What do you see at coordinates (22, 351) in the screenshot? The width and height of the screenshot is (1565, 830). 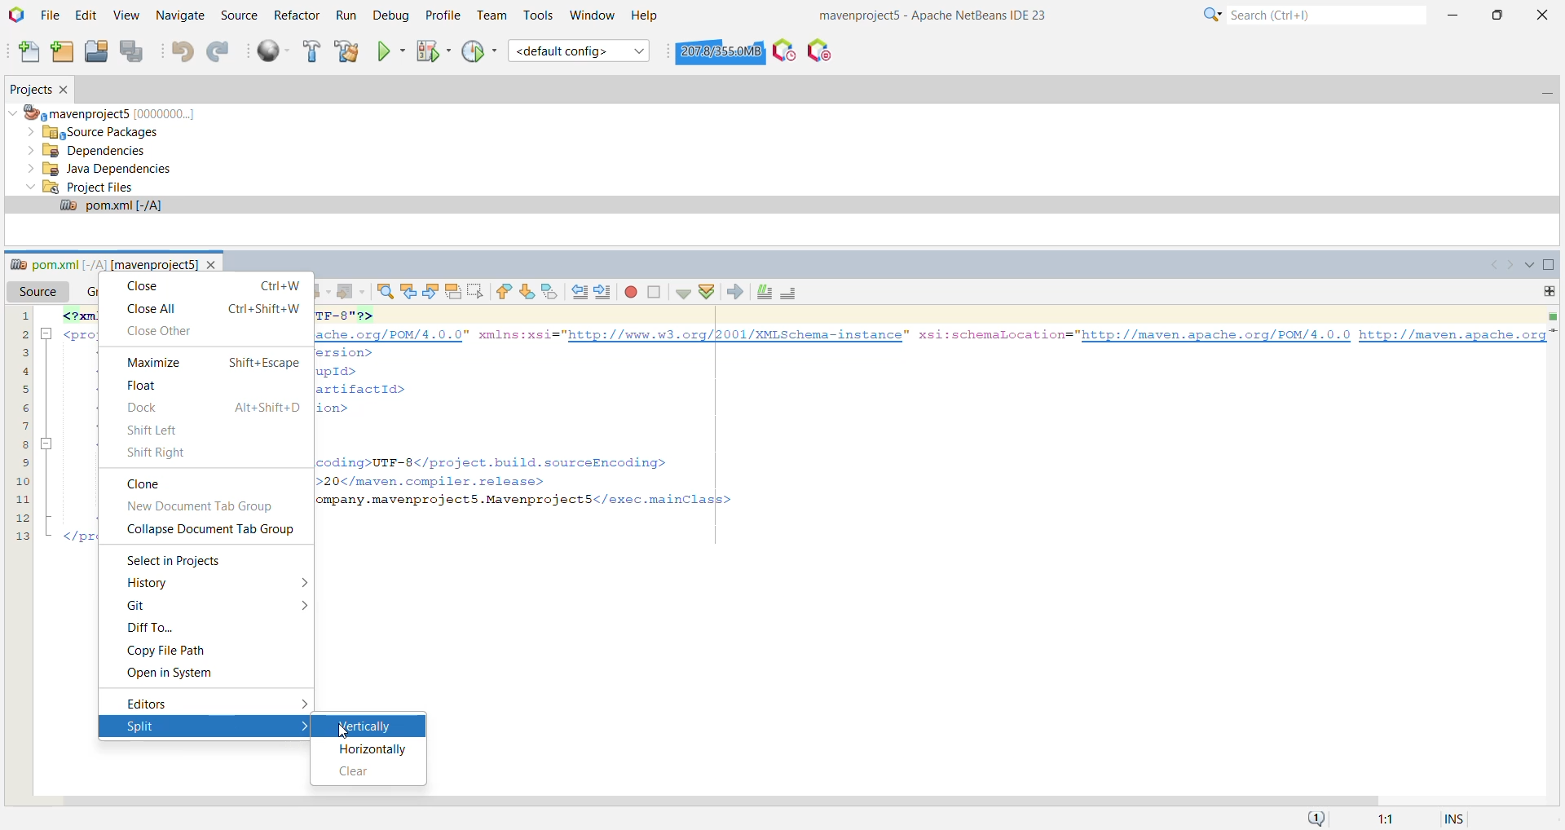 I see `3` at bounding box center [22, 351].